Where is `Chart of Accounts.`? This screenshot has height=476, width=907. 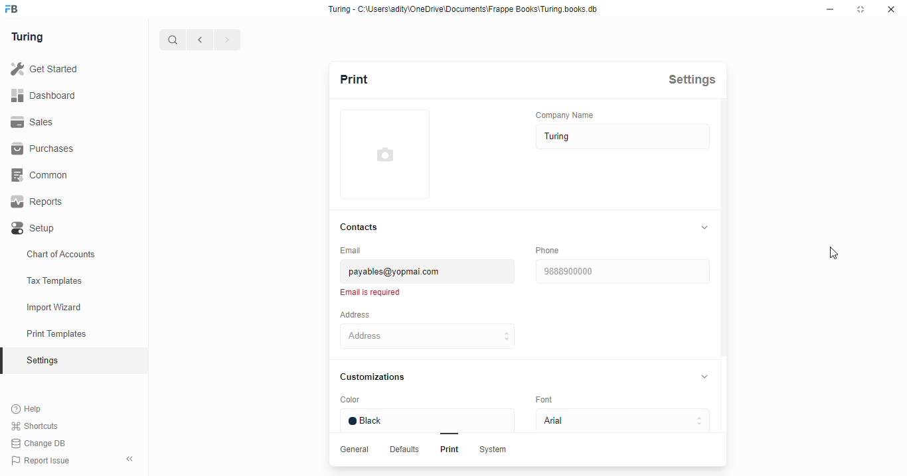 Chart of Accounts. is located at coordinates (72, 255).